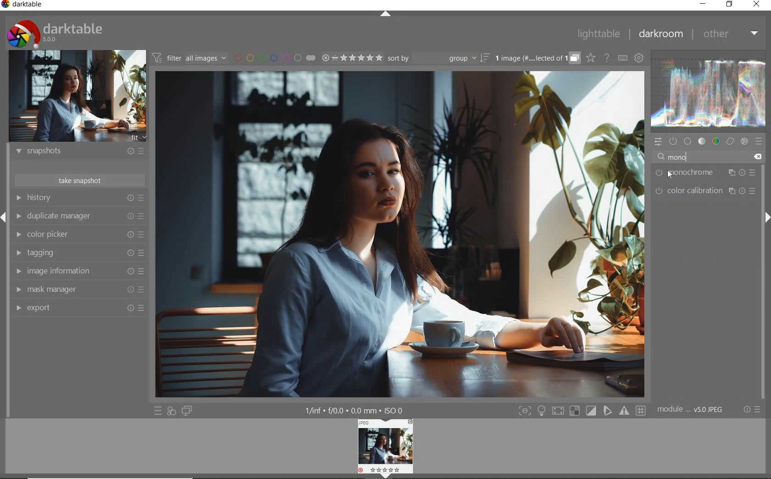 This screenshot has width=771, height=479. What do you see at coordinates (760, 141) in the screenshot?
I see `presets` at bounding box center [760, 141].